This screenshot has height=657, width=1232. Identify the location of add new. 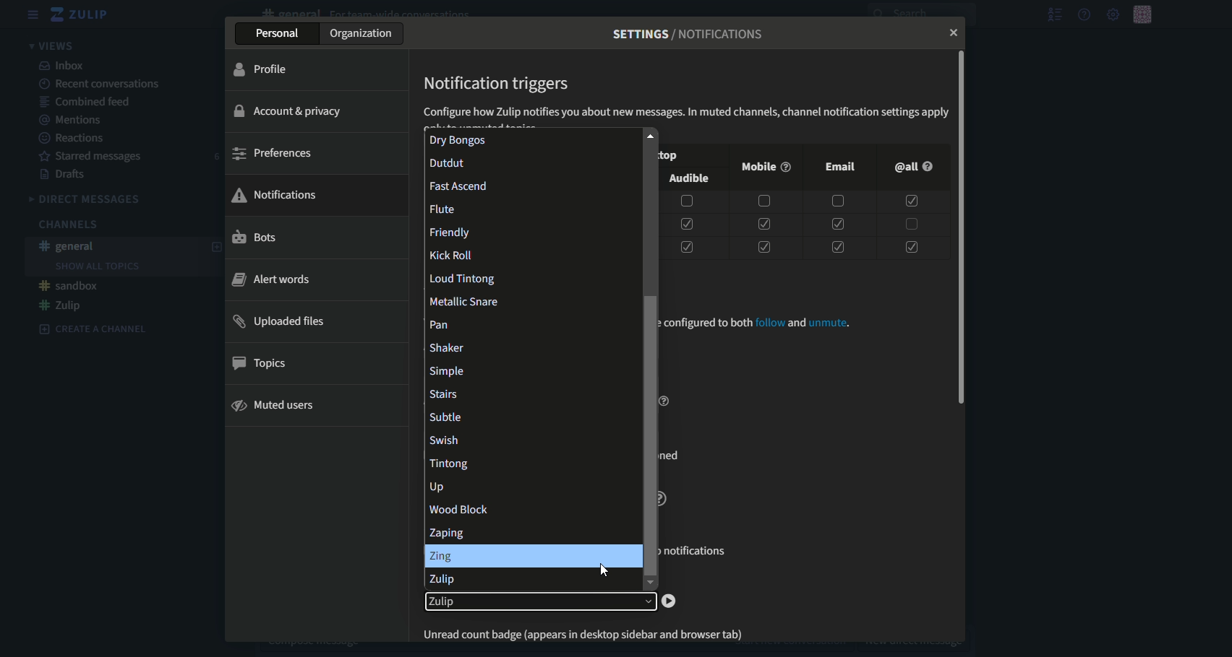
(215, 249).